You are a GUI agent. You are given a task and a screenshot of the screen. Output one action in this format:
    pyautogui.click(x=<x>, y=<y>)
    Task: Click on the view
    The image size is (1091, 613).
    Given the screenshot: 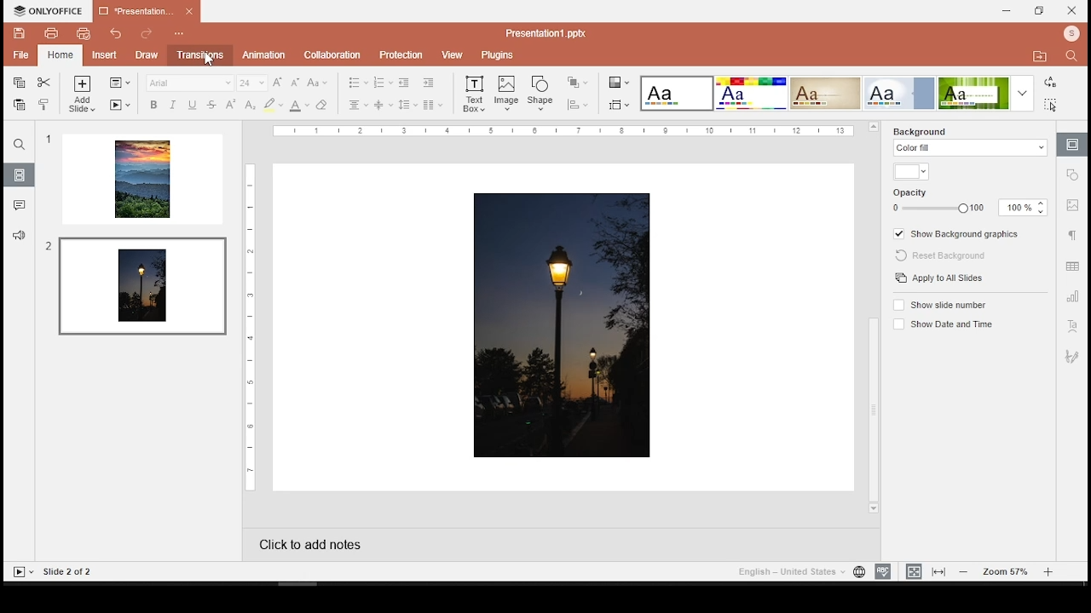 What is the action you would take?
    pyautogui.click(x=451, y=54)
    